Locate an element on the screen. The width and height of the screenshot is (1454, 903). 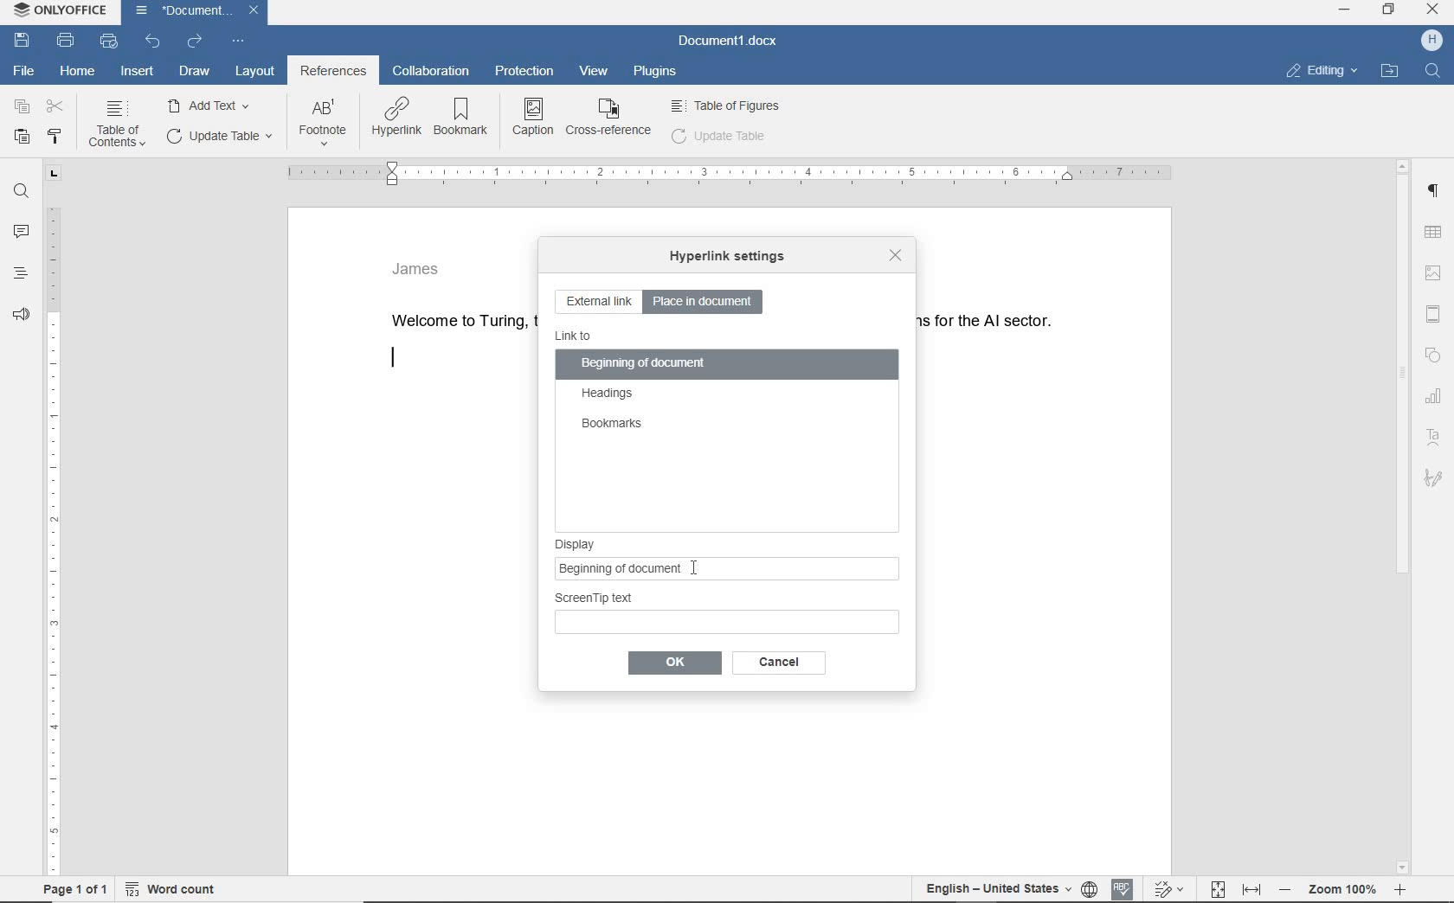
Page 1 of 1 is located at coordinates (70, 891).